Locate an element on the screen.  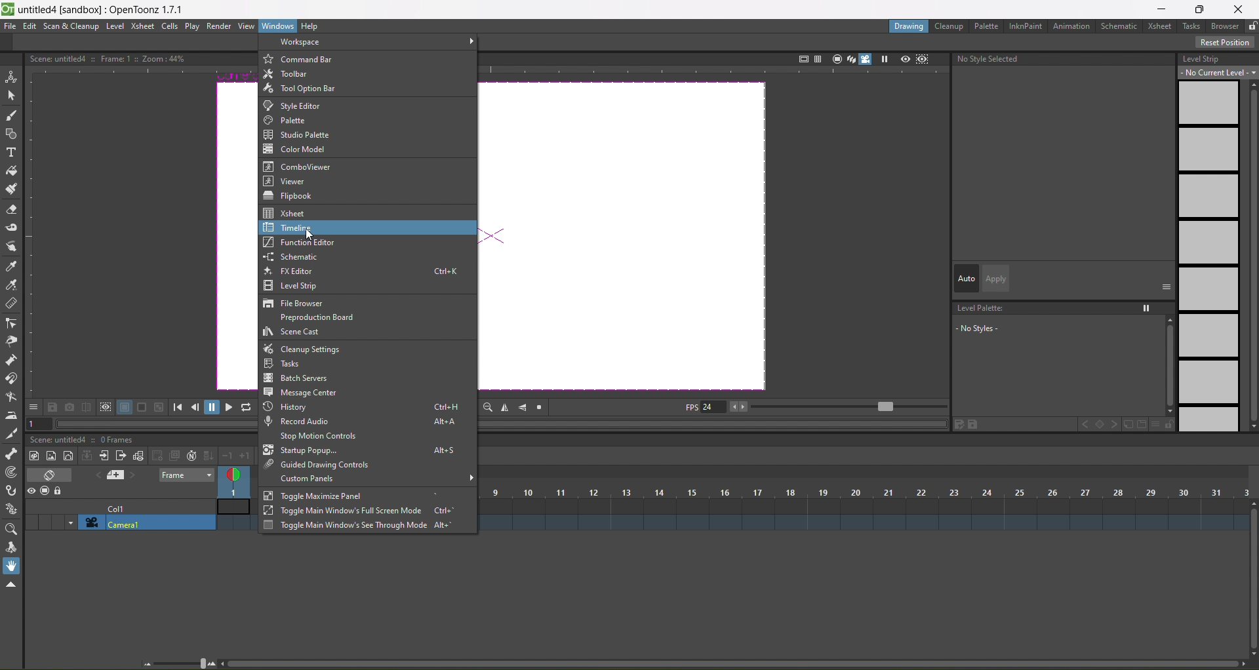
fill in empty cells is located at coordinates (207, 456).